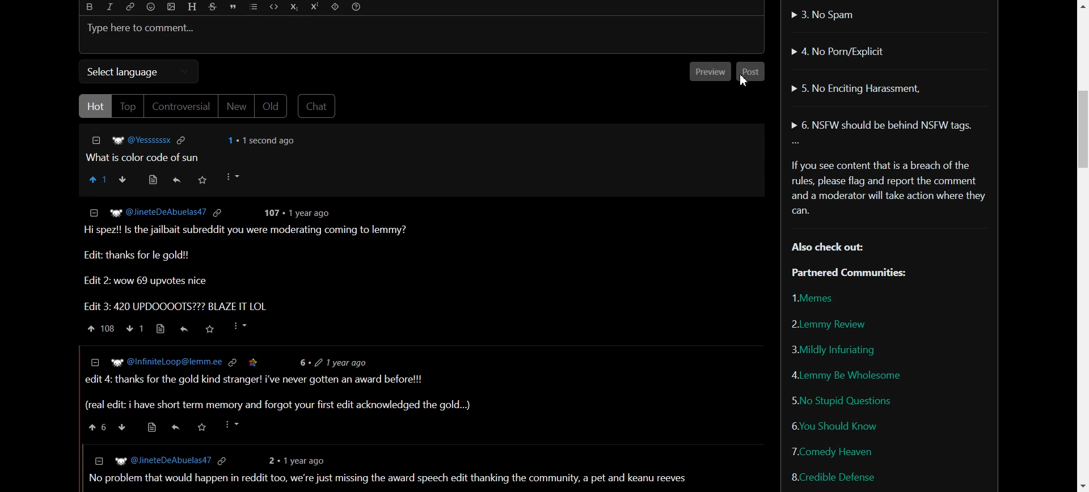 This screenshot has width=1089, height=492. Describe the element at coordinates (178, 179) in the screenshot. I see `Reply` at that location.